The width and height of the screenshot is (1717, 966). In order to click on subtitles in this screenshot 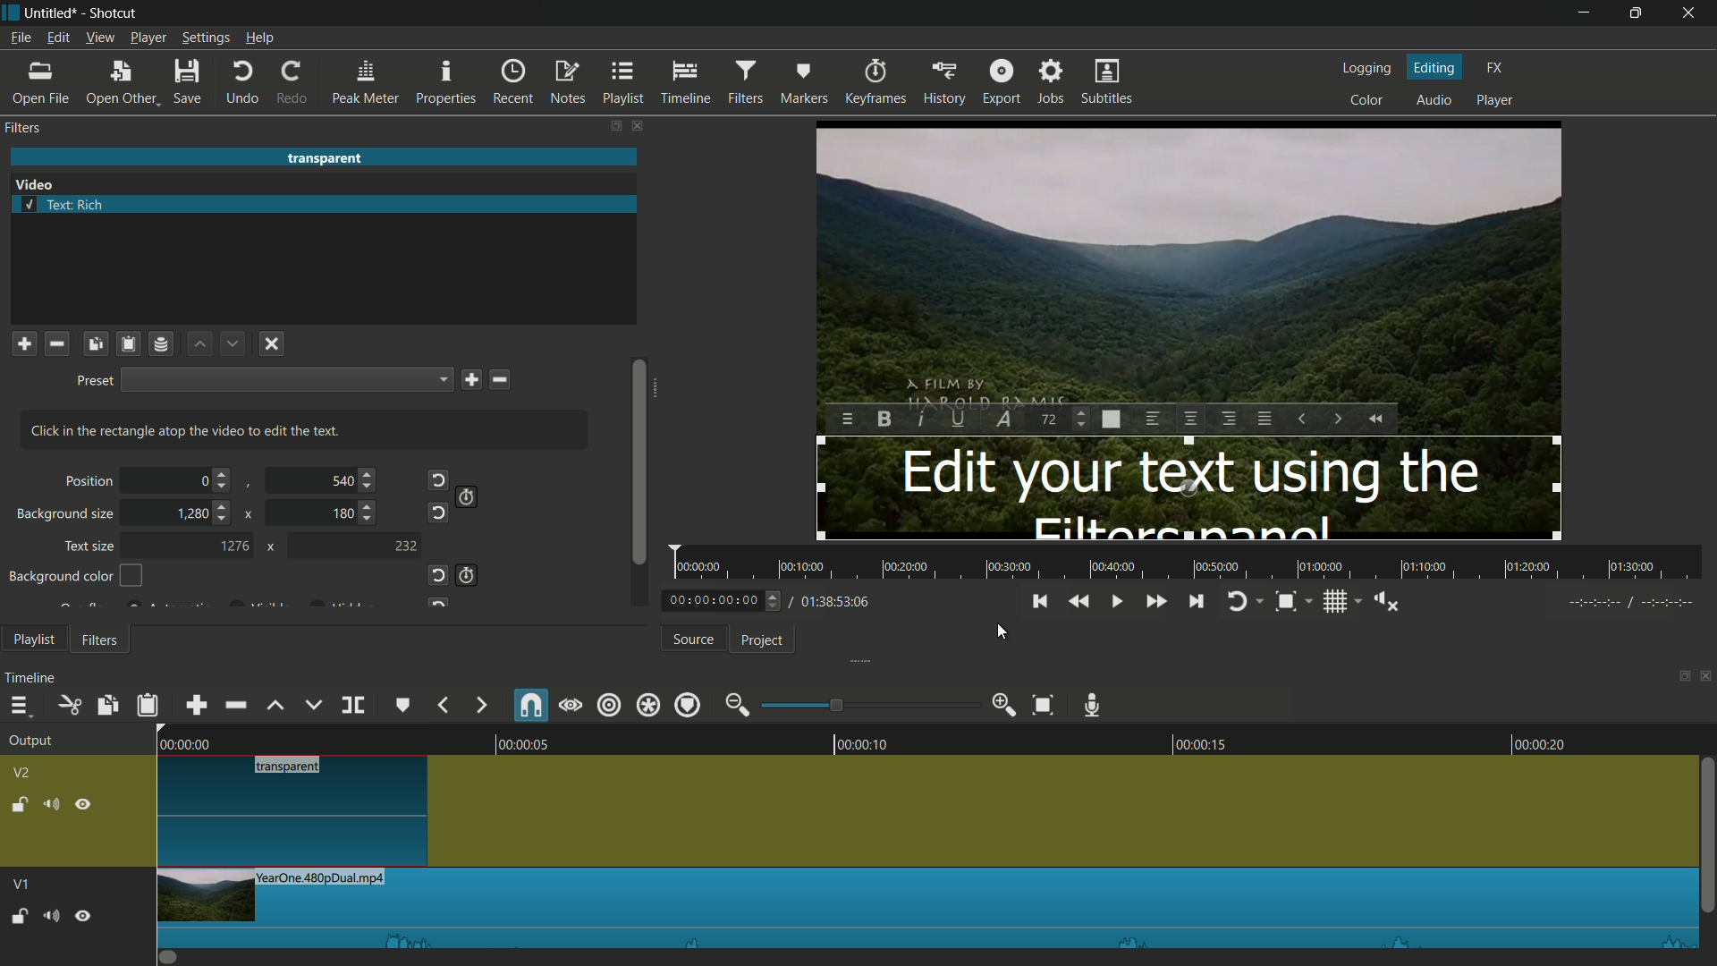, I will do `click(1109, 84)`.